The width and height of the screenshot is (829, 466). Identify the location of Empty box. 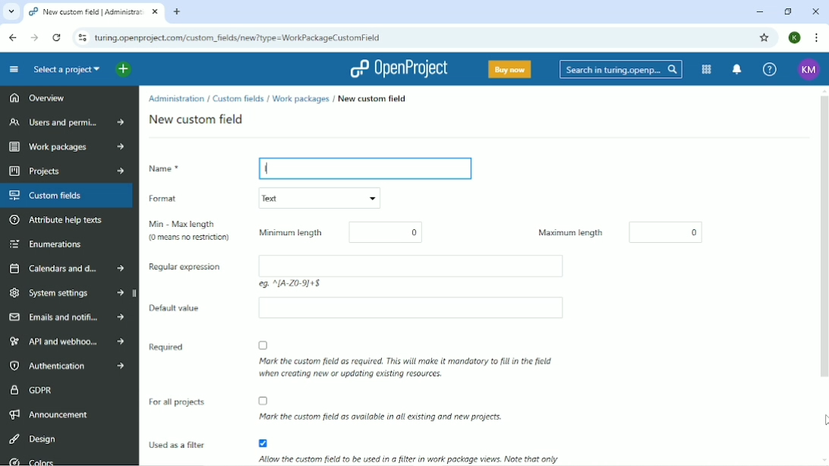
(421, 311).